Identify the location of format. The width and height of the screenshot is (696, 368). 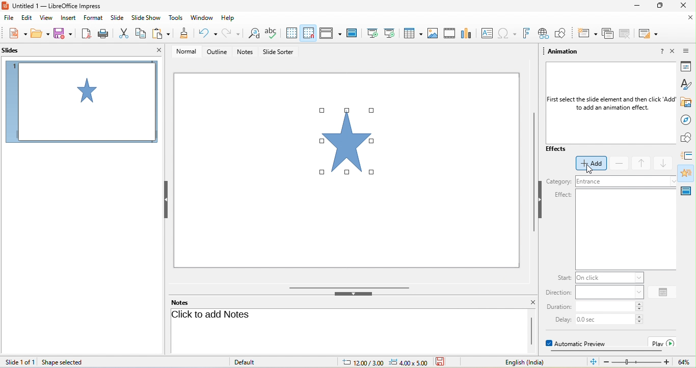
(93, 18).